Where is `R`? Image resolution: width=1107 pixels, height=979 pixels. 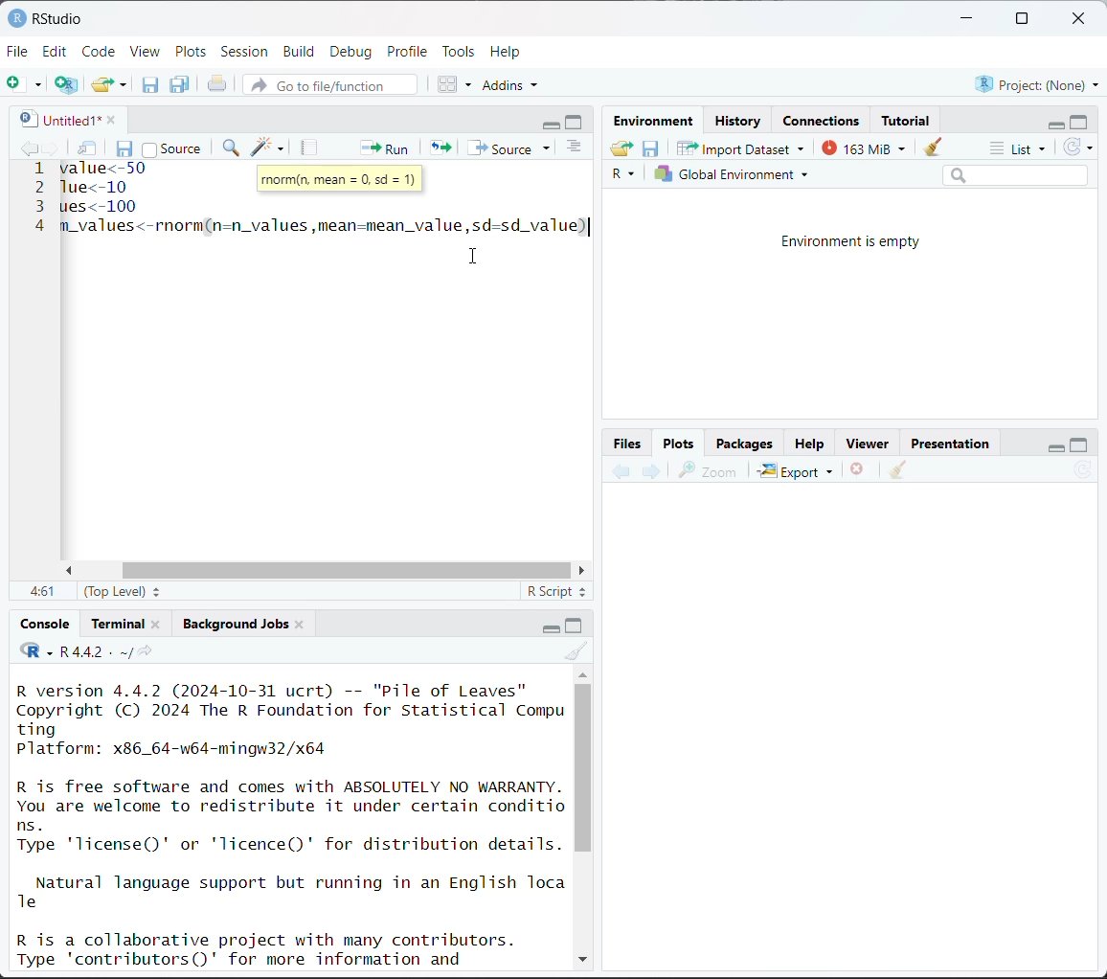 R is located at coordinates (626, 175).